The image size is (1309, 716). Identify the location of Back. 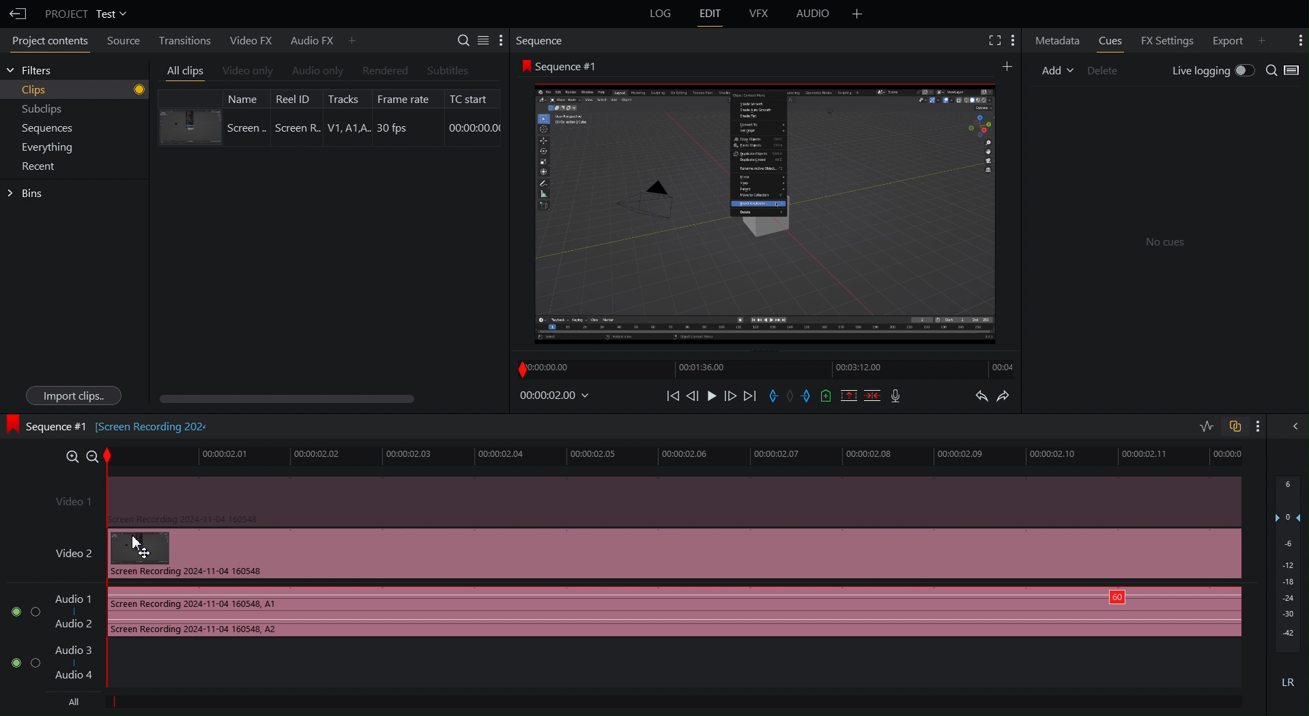
(16, 12).